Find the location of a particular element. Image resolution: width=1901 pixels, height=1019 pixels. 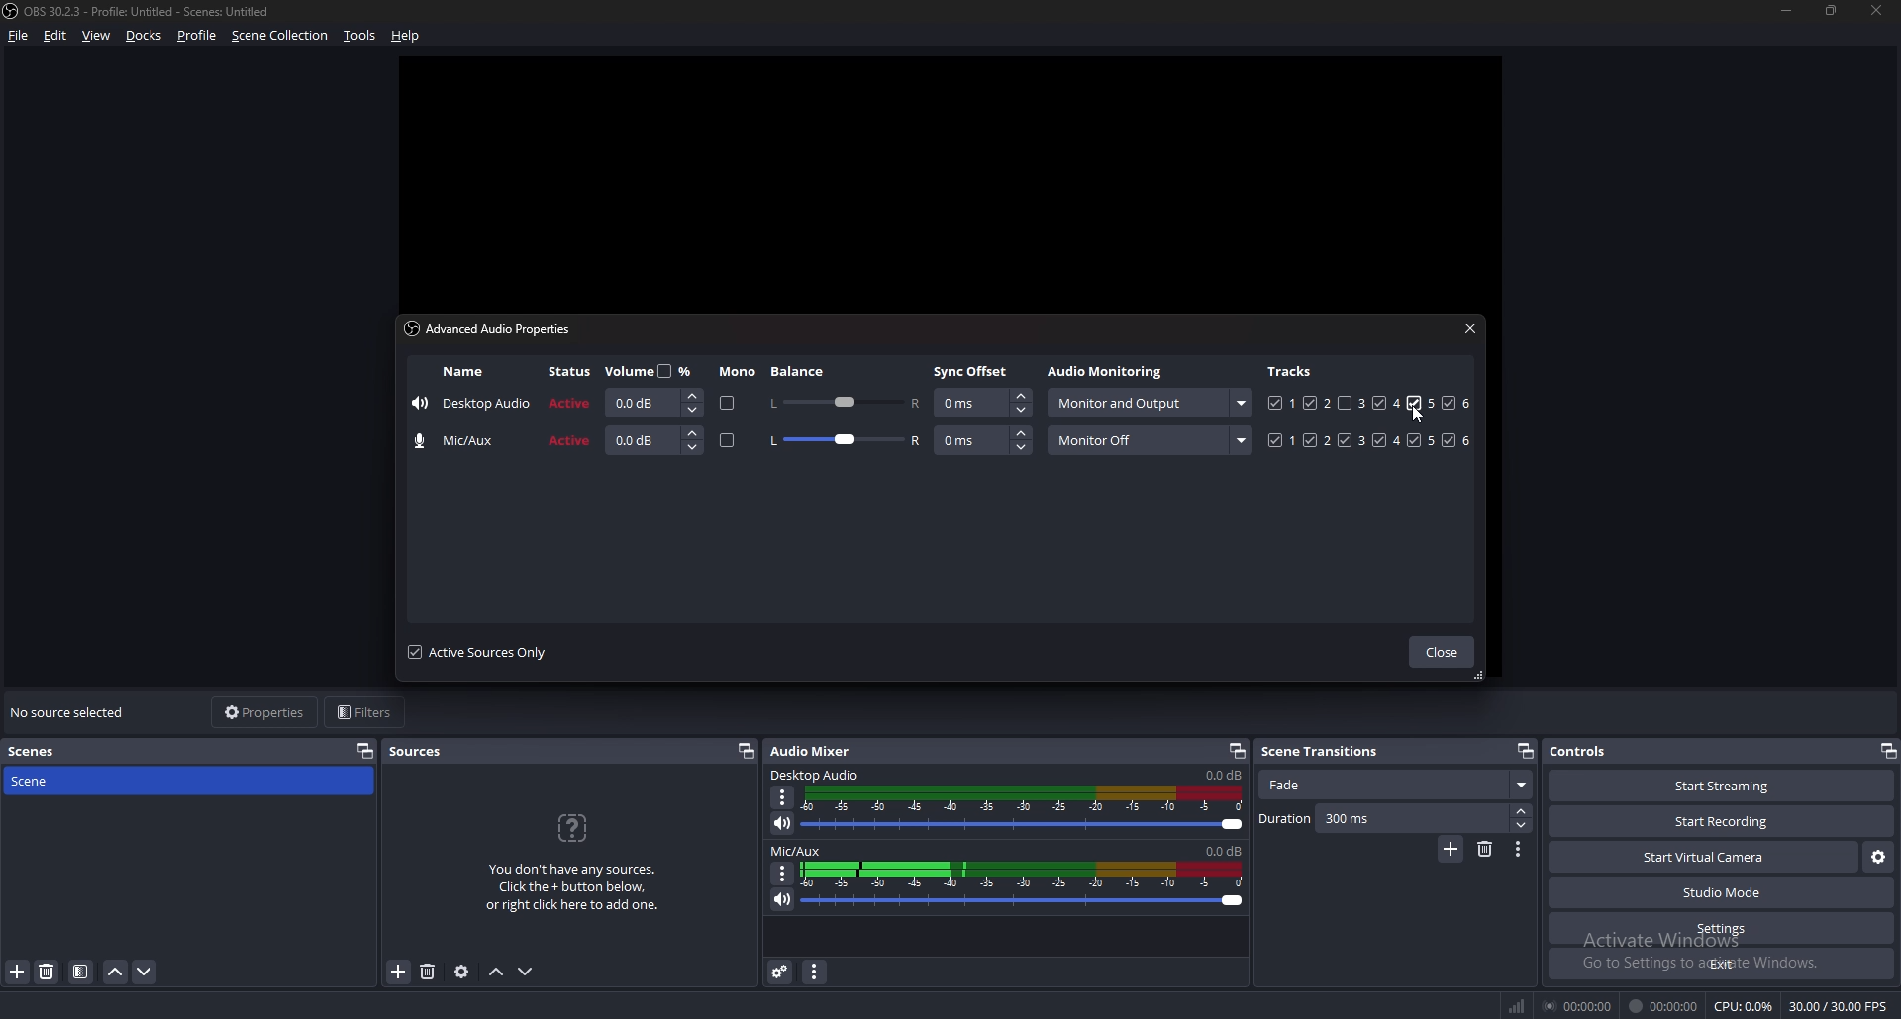

scenes is located at coordinates (43, 750).